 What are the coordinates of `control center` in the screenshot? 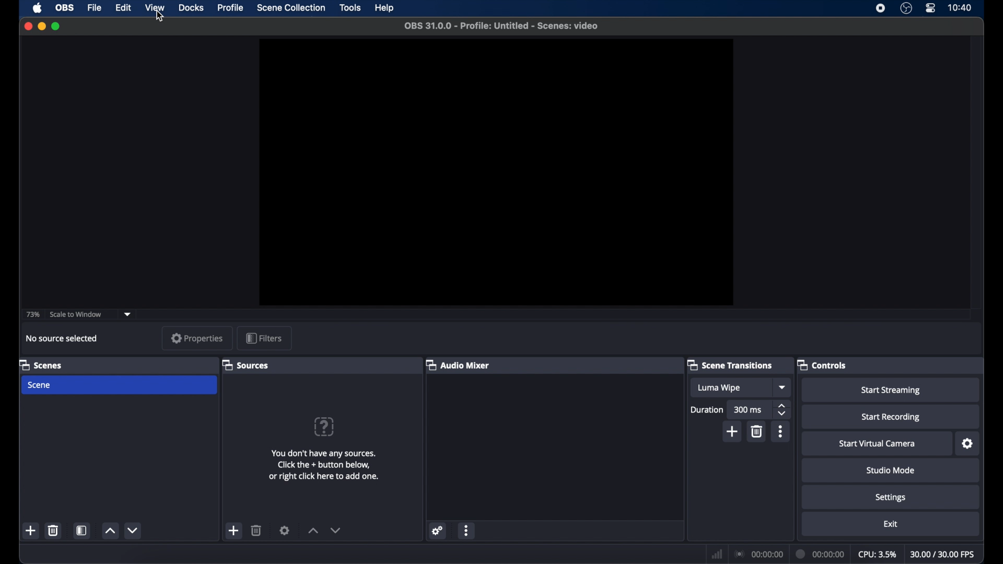 It's located at (930, 8).